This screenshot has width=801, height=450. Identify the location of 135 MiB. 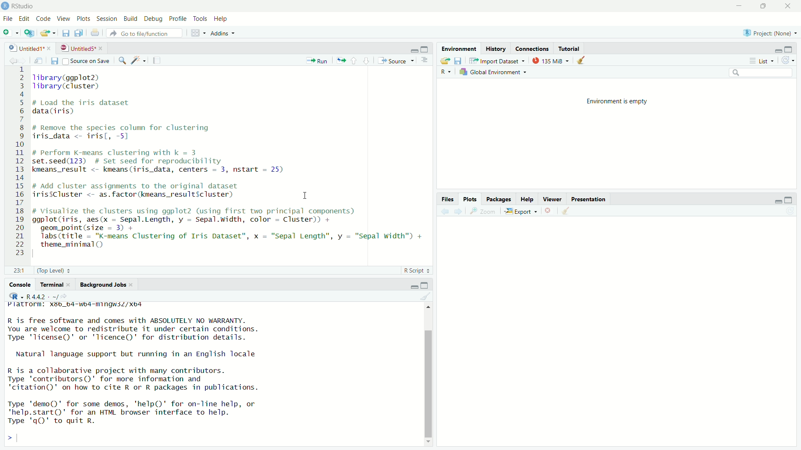
(550, 60).